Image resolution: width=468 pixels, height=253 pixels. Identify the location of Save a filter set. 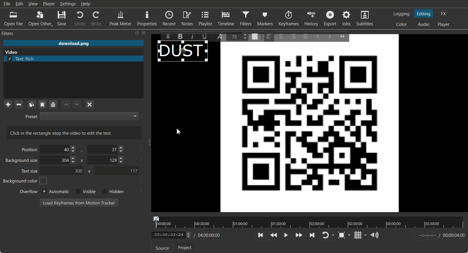
(53, 105).